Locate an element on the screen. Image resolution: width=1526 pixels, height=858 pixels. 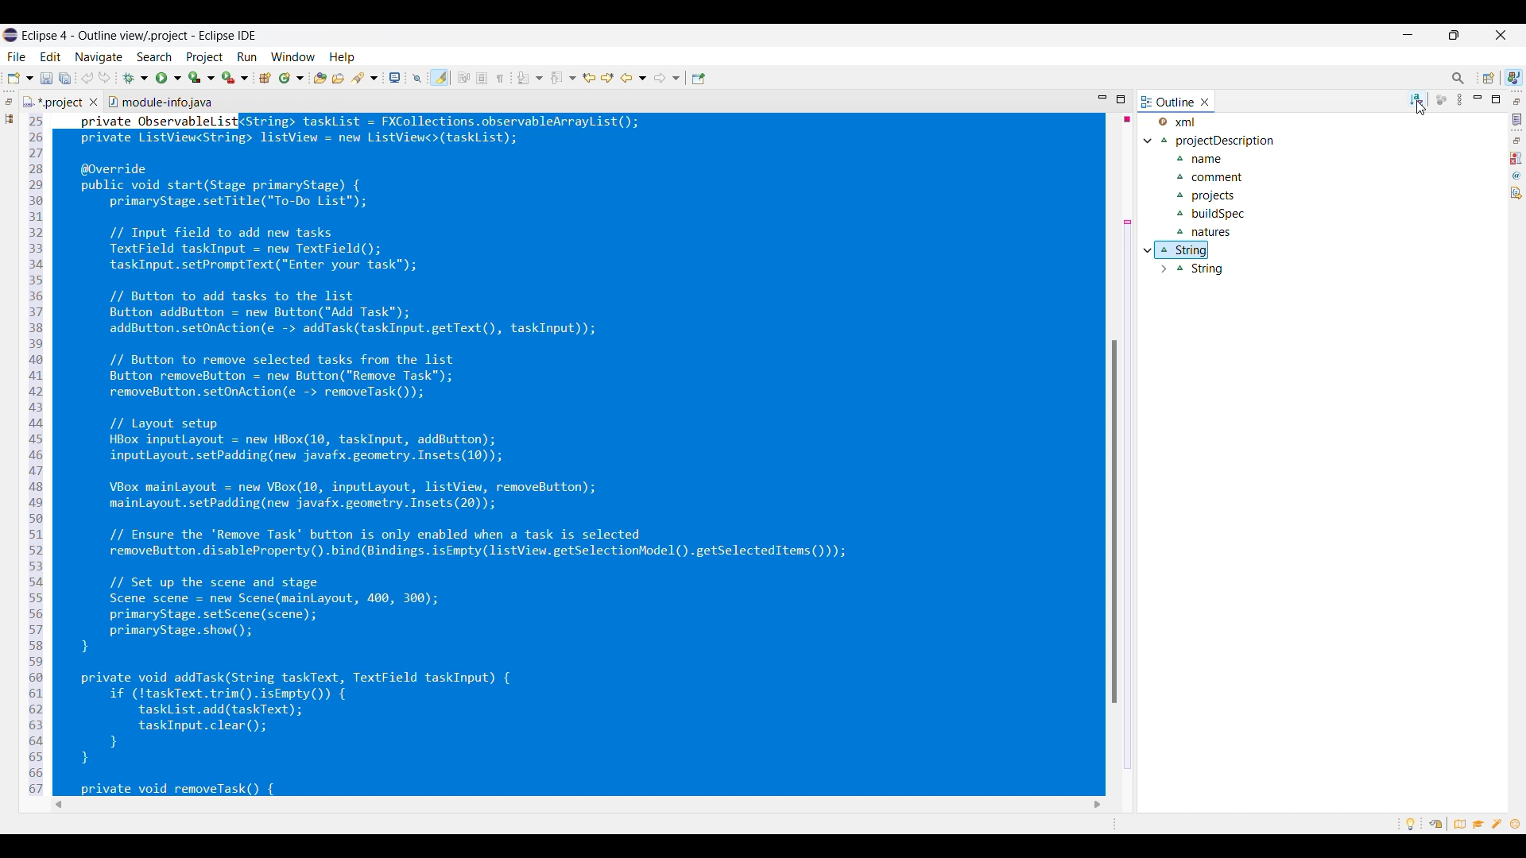
Package explorer is located at coordinates (9, 118).